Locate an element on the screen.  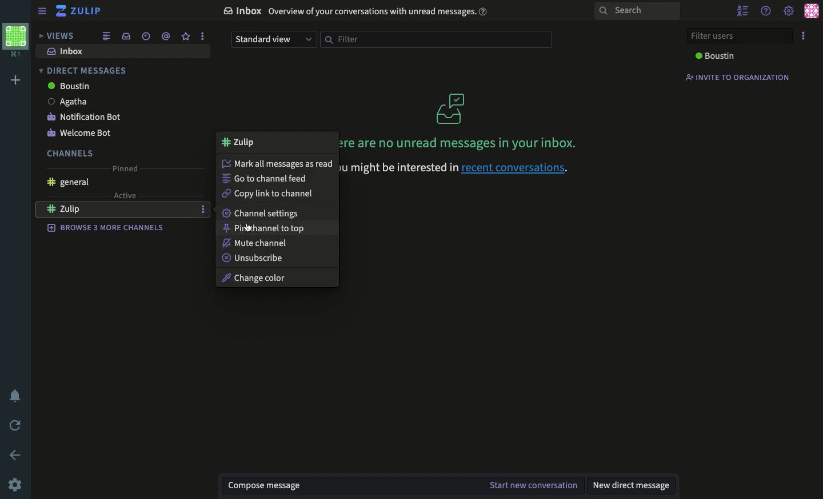
inbox is located at coordinates (127, 36).